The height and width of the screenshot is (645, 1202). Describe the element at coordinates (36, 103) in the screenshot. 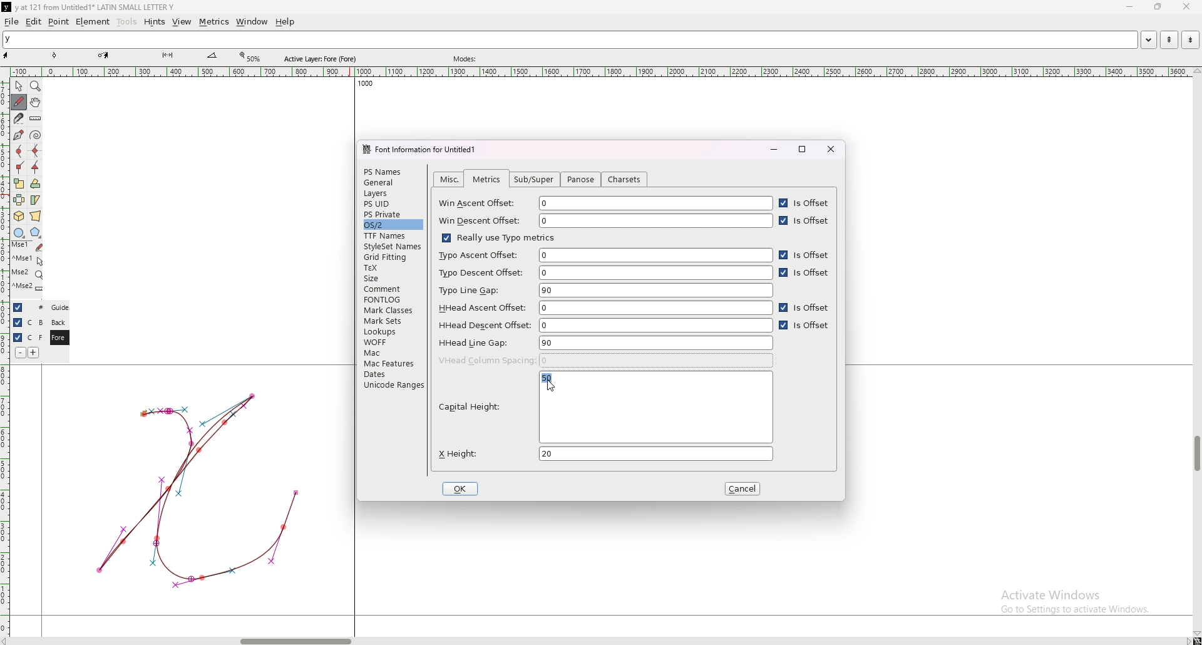

I see `scroll by hand` at that location.